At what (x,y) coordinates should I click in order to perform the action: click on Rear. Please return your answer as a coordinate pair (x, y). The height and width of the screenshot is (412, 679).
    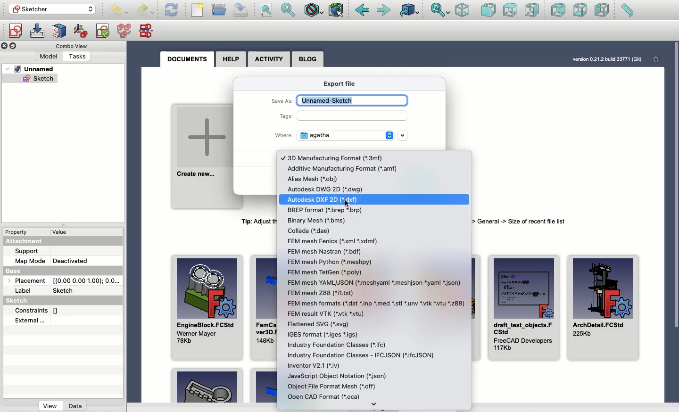
    Looking at the image, I should click on (558, 11).